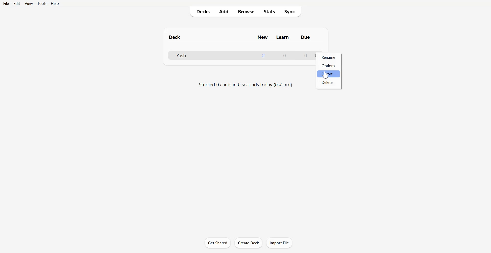  What do you see at coordinates (42, 4) in the screenshot?
I see `Tools` at bounding box center [42, 4].